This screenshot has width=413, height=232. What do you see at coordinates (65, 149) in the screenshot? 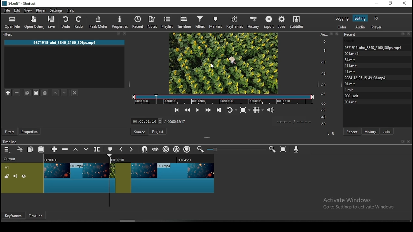
I see `ripple delete` at bounding box center [65, 149].